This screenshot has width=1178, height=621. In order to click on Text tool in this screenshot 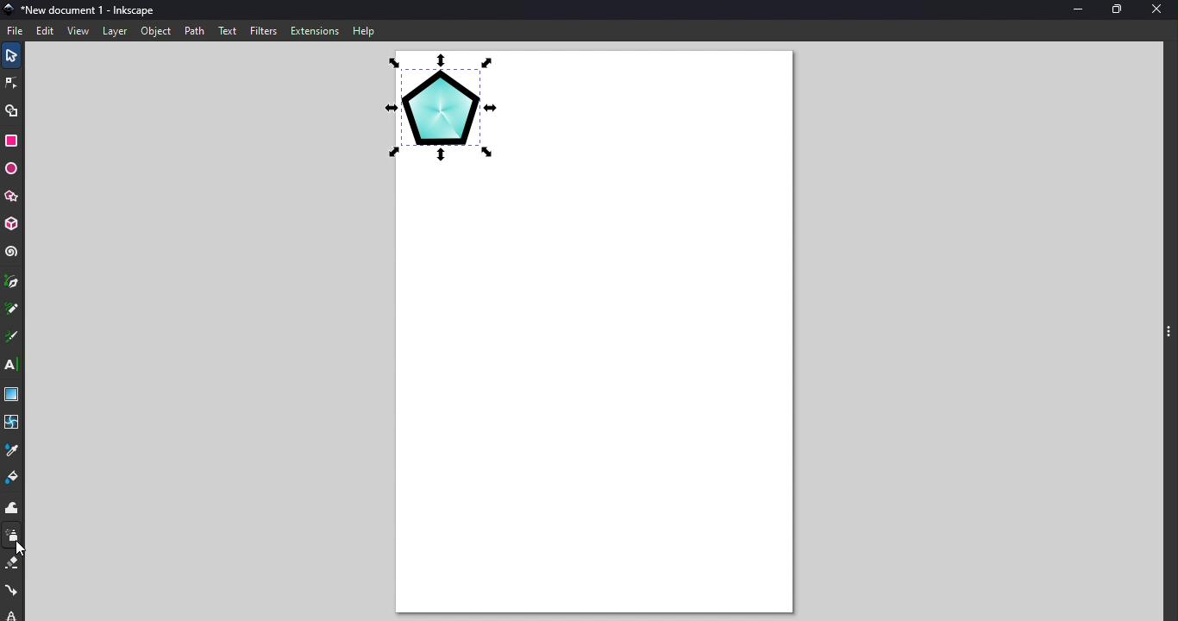, I will do `click(11, 363)`.